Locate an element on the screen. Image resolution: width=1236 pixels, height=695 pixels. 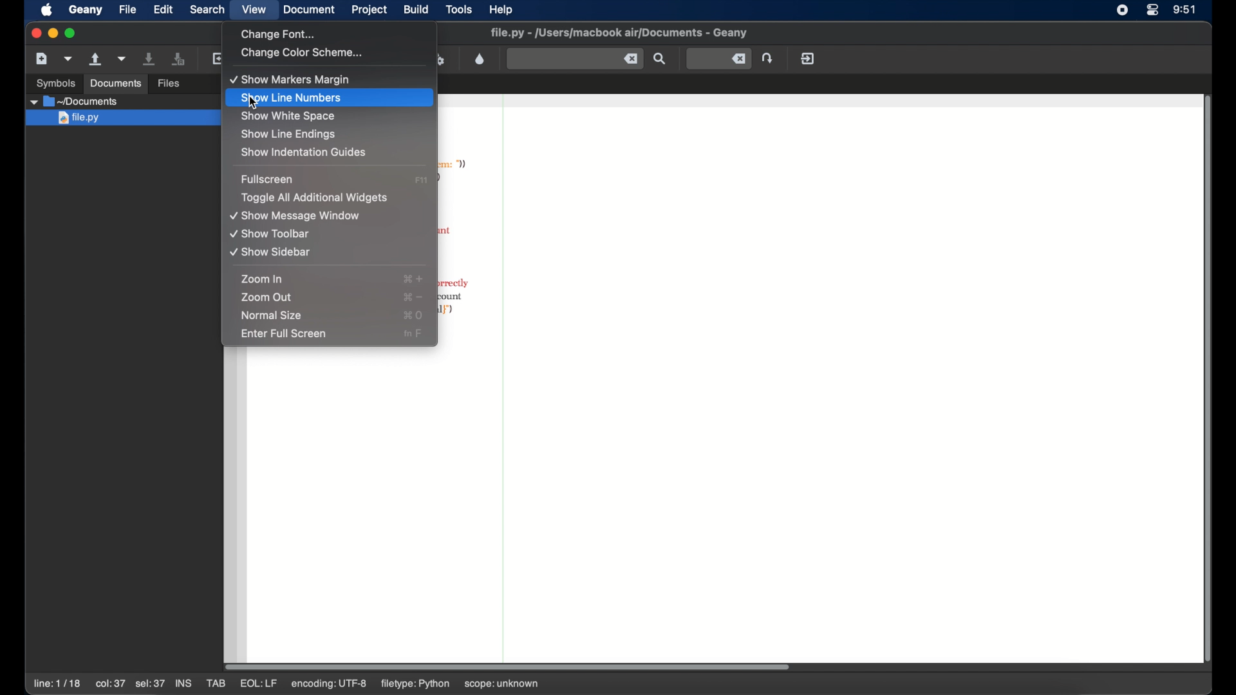
new  file is located at coordinates (41, 59).